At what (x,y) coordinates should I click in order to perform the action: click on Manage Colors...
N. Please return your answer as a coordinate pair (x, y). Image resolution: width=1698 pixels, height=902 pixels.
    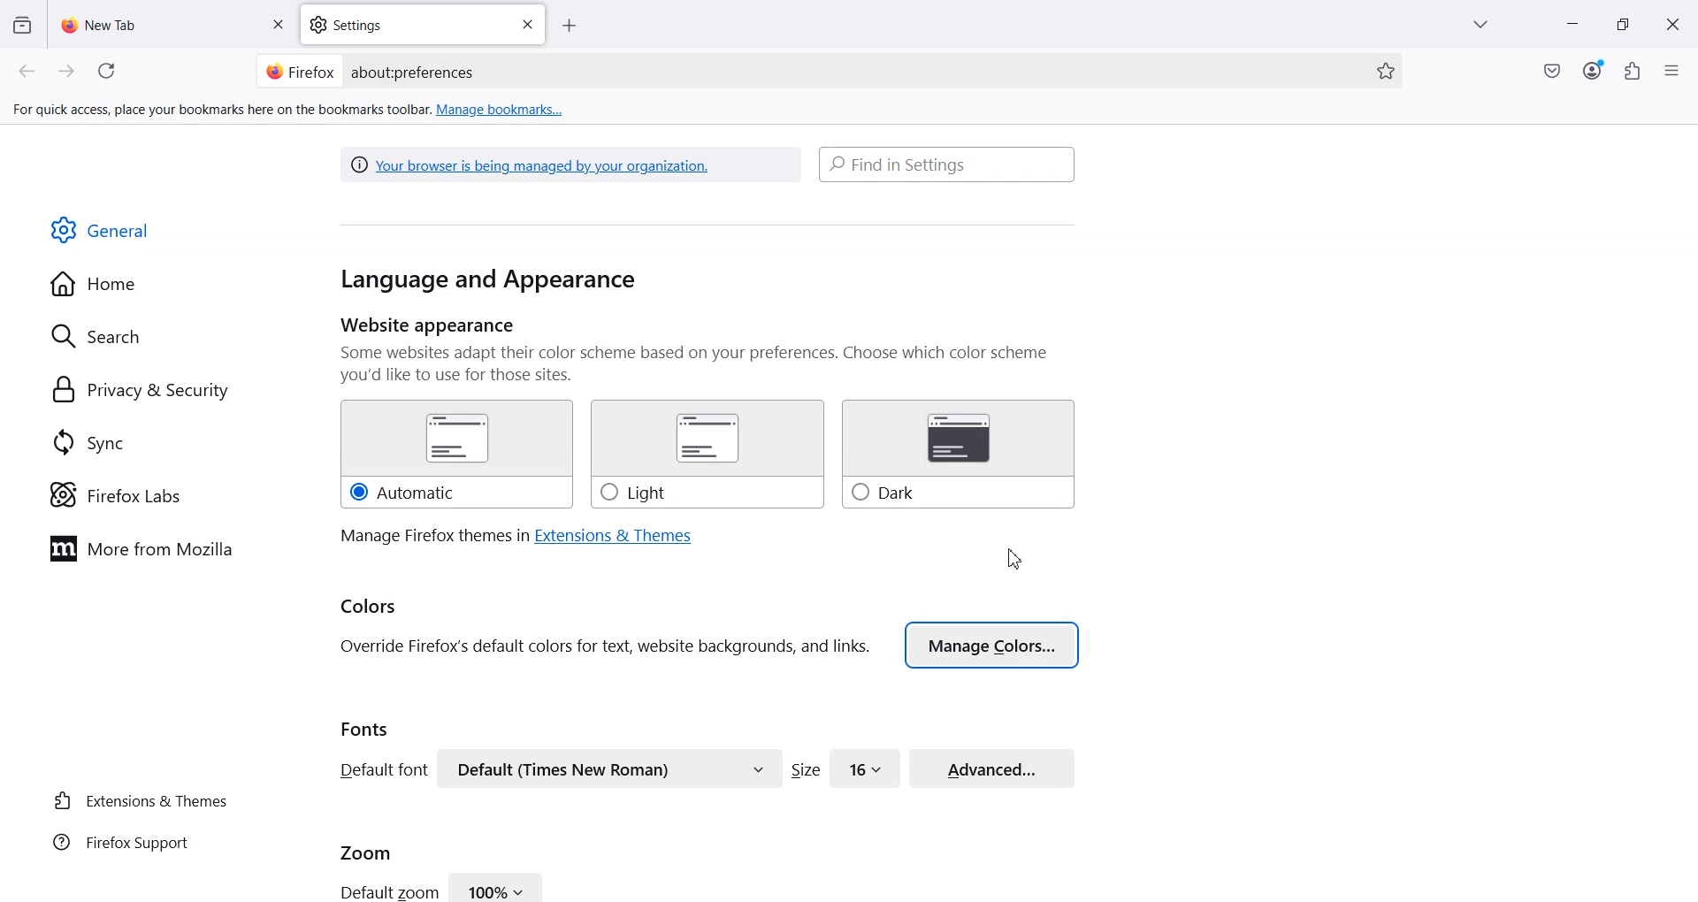
    Looking at the image, I should click on (992, 645).